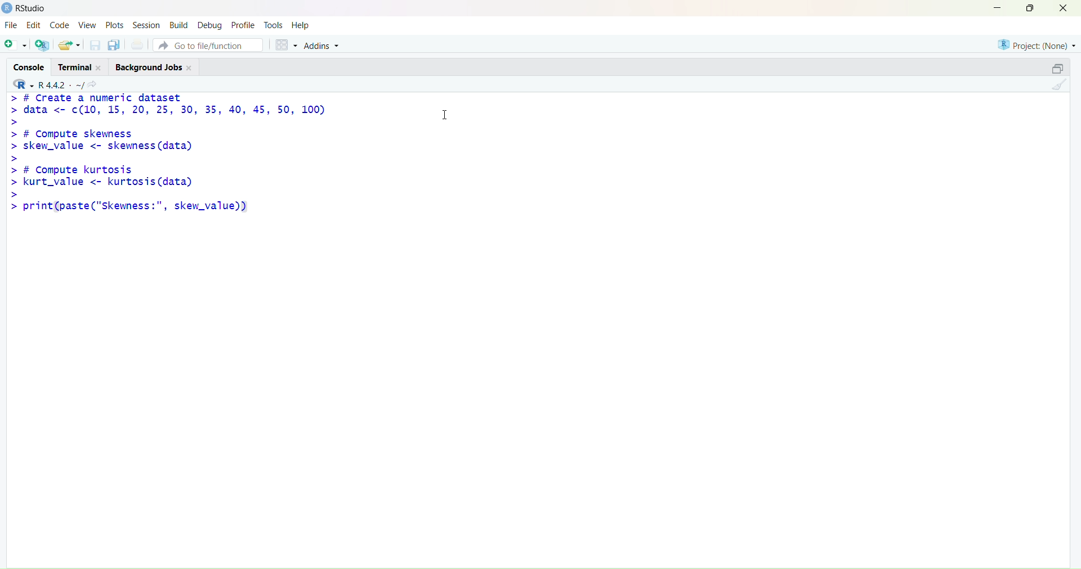 This screenshot has height=569, width=1081. I want to click on Restore, so click(1051, 70).